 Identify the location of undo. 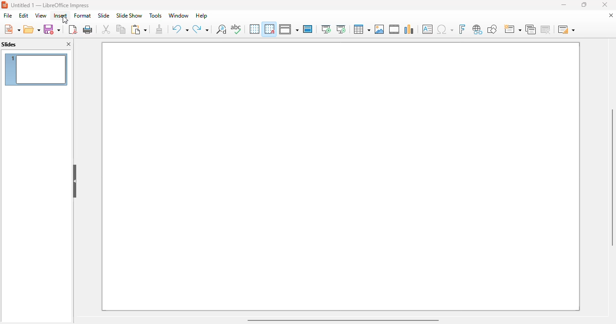
(180, 29).